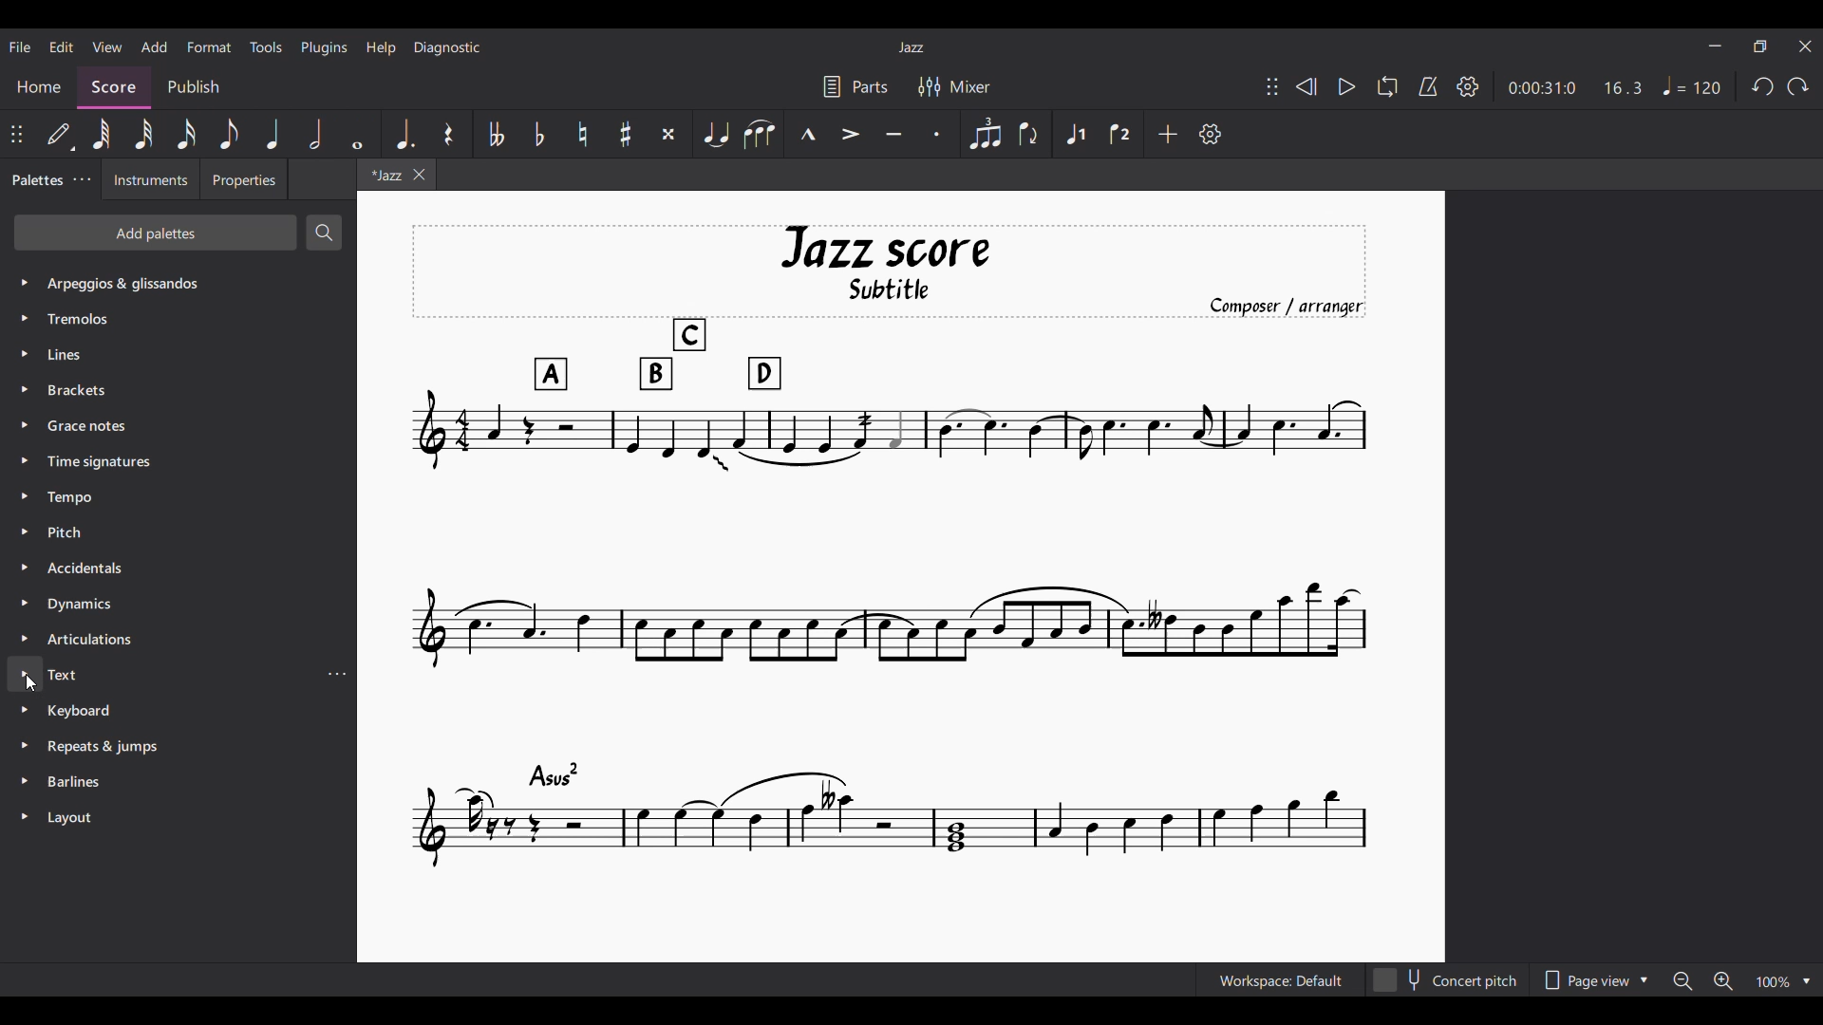 The image size is (1823, 1025). What do you see at coordinates (242, 183) in the screenshot?
I see `Properties` at bounding box center [242, 183].